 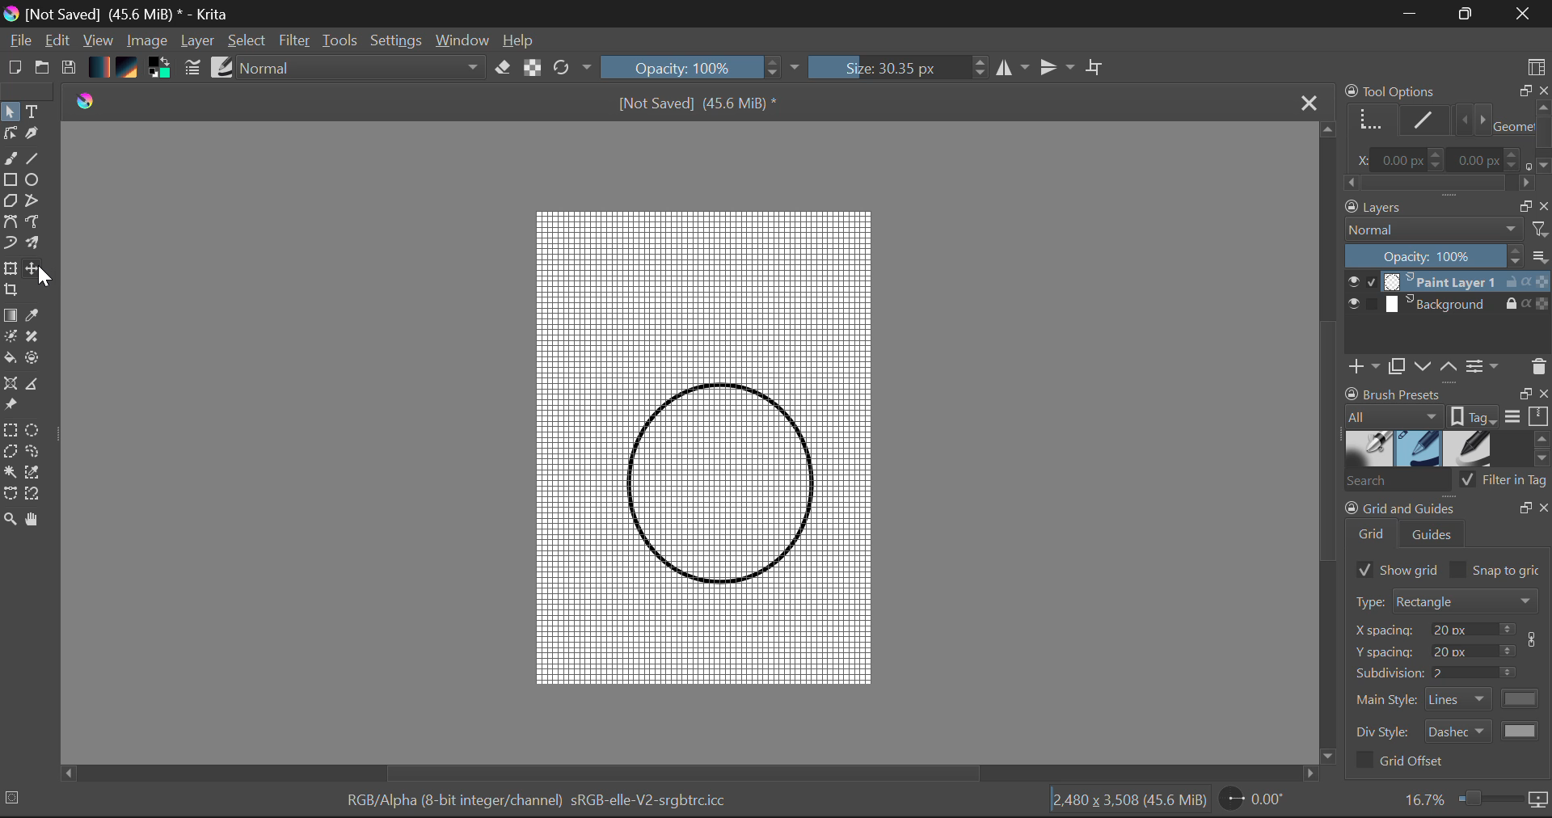 I want to click on Cursor on Move Layer, so click(x=39, y=271).